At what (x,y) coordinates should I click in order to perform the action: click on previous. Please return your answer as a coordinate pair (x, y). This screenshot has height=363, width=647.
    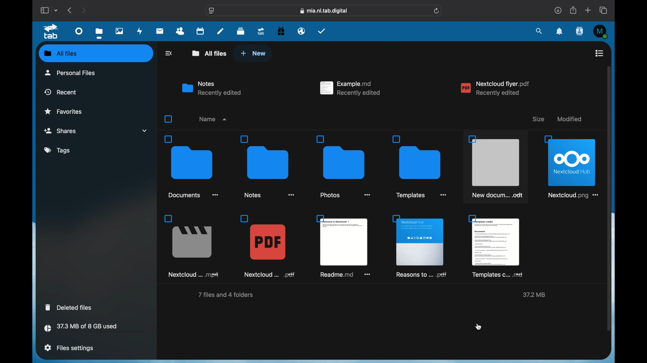
    Looking at the image, I should click on (70, 10).